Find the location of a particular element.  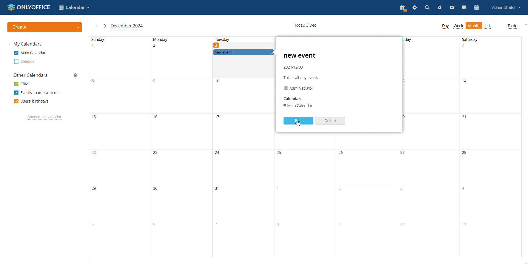

select application is located at coordinates (74, 7).